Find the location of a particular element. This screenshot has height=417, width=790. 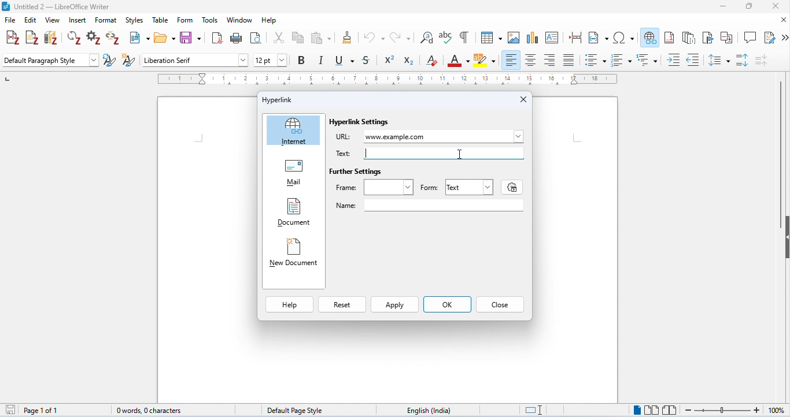

Internet is located at coordinates (294, 129).